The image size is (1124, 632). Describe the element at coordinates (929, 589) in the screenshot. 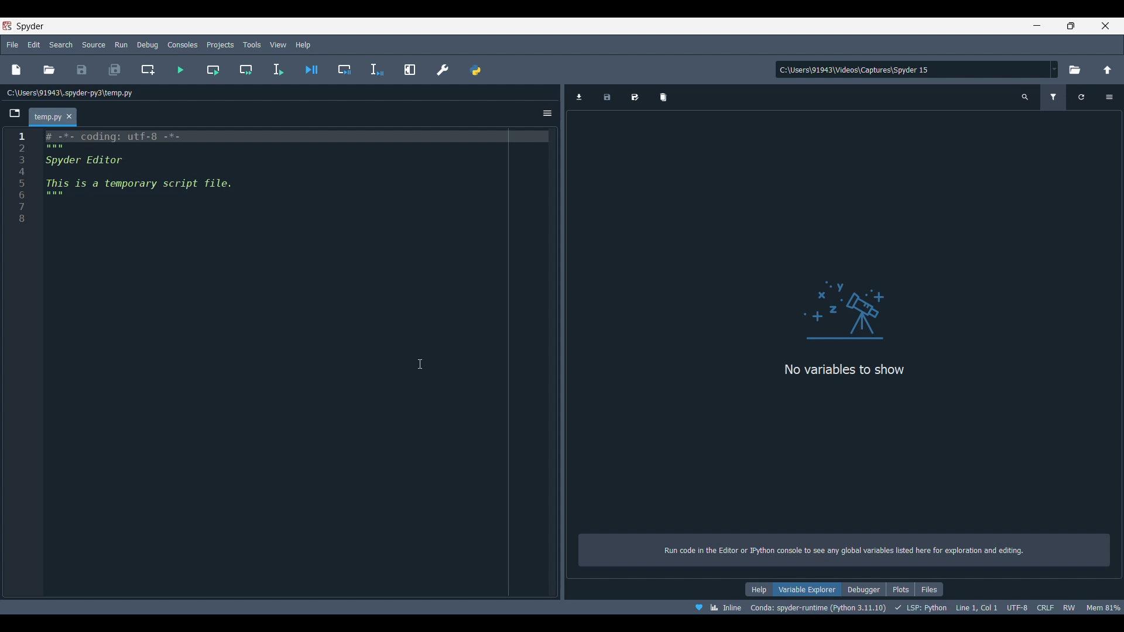

I see `Files` at that location.